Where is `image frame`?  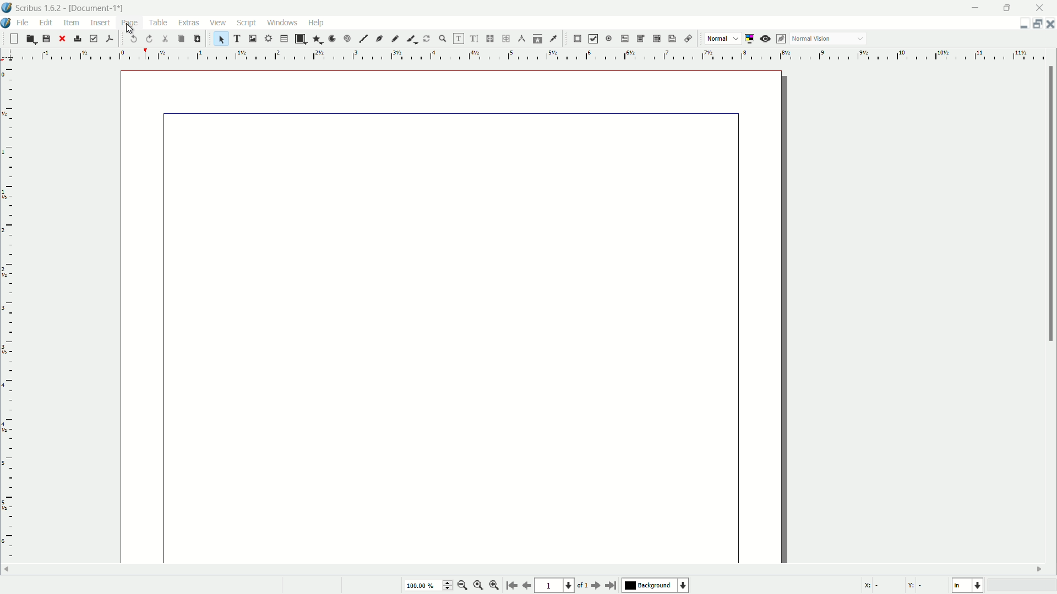 image frame is located at coordinates (252, 38).